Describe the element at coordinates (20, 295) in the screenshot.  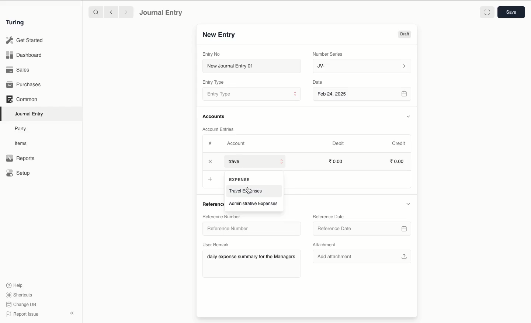
I see `Shortcuts` at that location.